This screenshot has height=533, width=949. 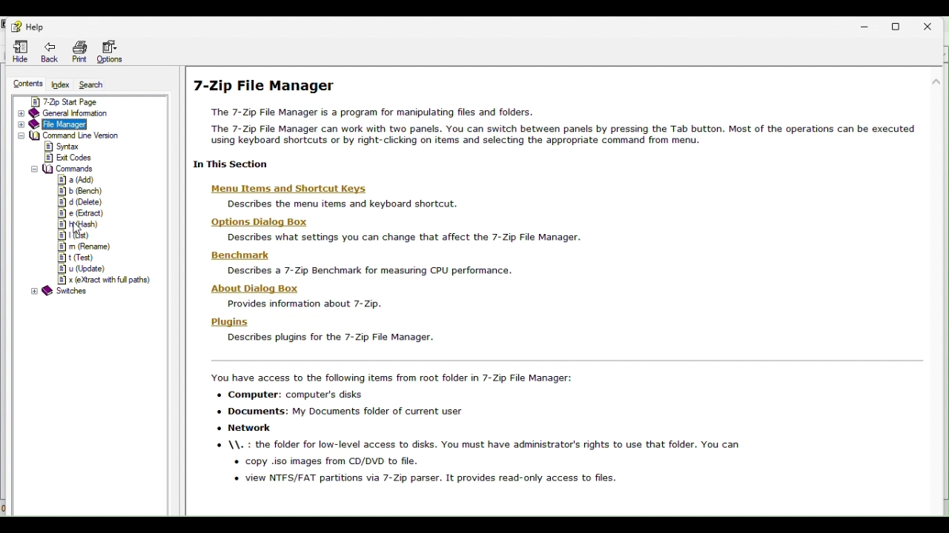 I want to click on l(list), so click(x=73, y=234).